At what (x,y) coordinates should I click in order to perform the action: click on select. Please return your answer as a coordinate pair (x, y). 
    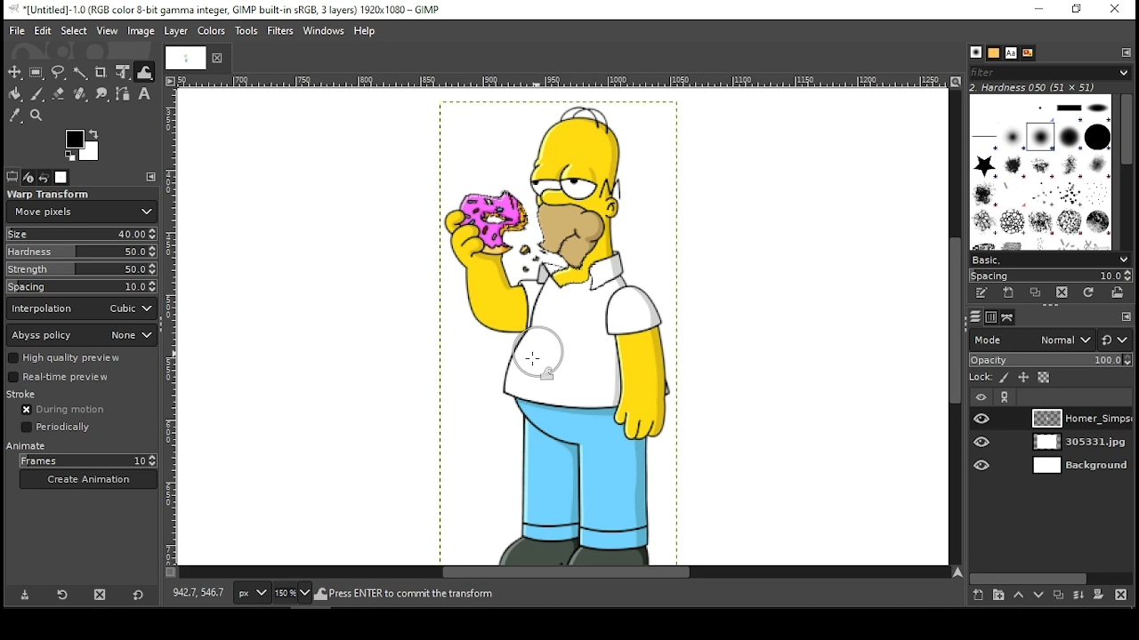
    Looking at the image, I should click on (75, 30).